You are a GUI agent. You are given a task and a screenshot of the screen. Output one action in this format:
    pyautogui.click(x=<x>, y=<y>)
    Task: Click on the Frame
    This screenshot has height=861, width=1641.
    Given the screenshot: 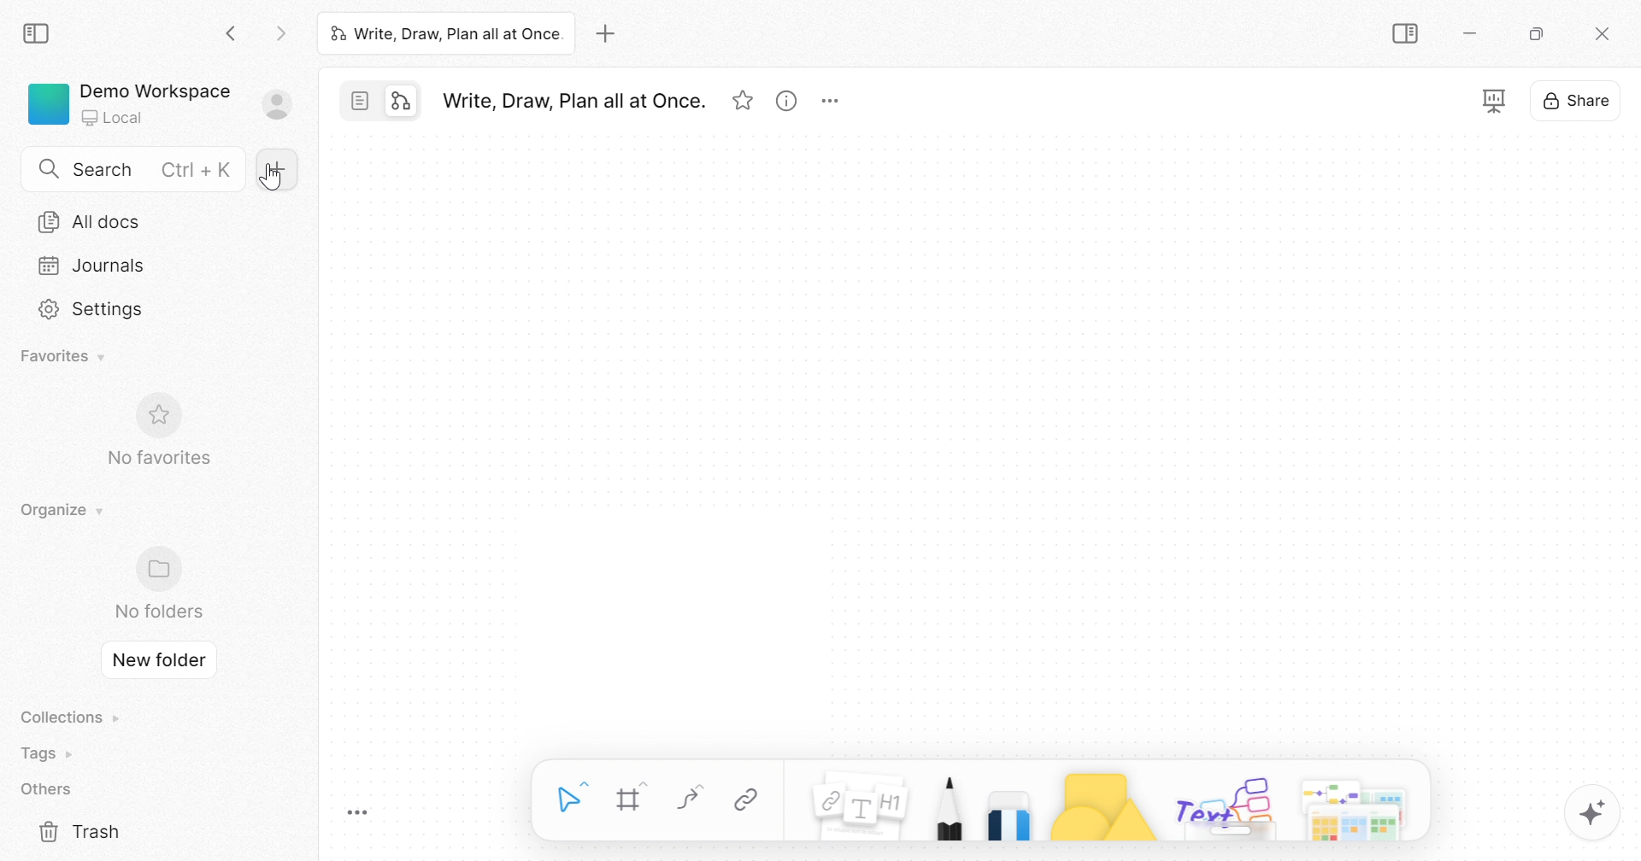 What is the action you would take?
    pyautogui.click(x=632, y=797)
    